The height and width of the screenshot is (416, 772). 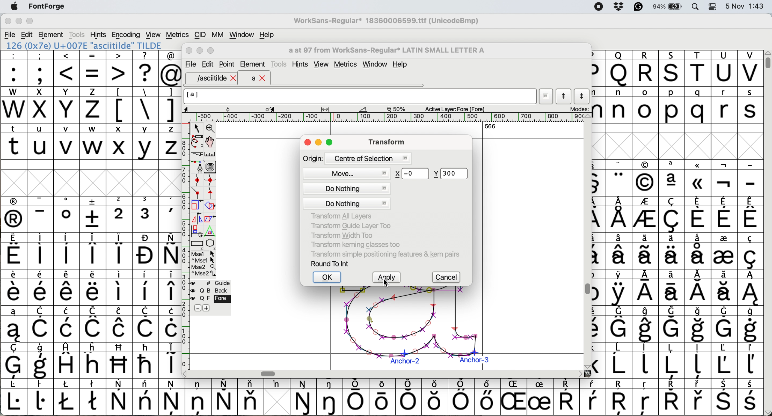 I want to click on system logo, so click(x=14, y=7).